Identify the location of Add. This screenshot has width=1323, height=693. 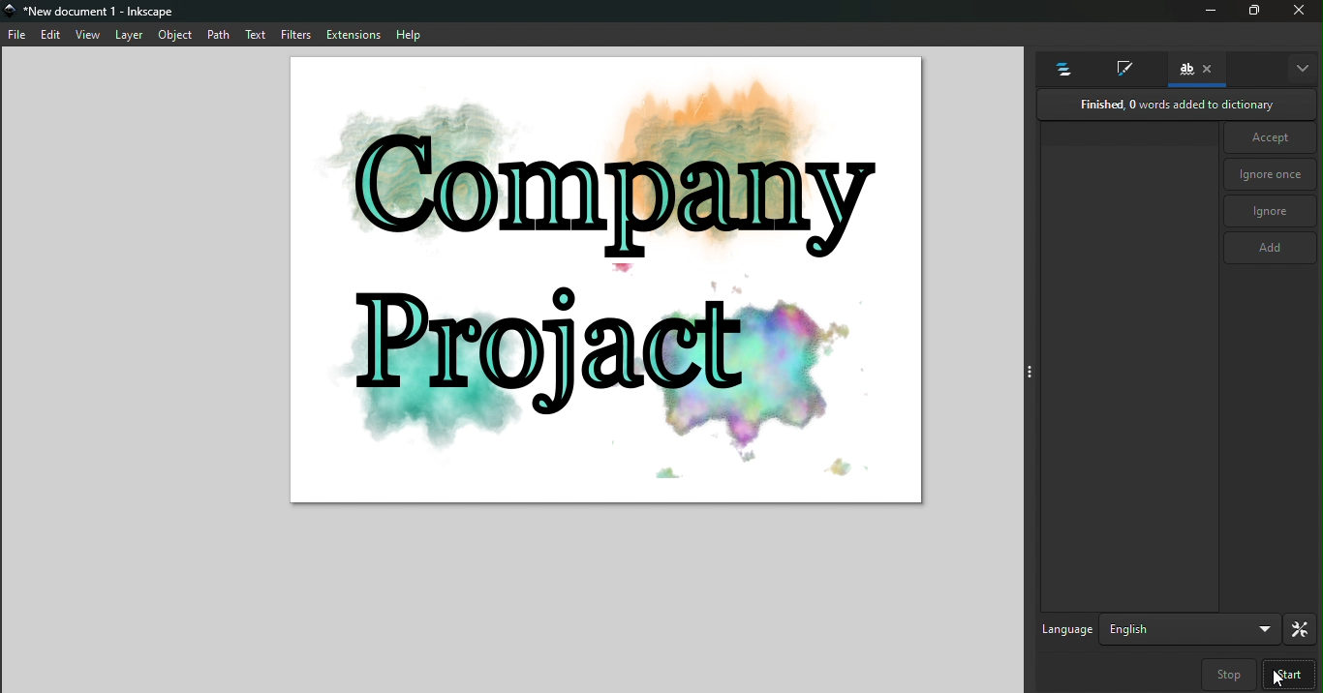
(1268, 249).